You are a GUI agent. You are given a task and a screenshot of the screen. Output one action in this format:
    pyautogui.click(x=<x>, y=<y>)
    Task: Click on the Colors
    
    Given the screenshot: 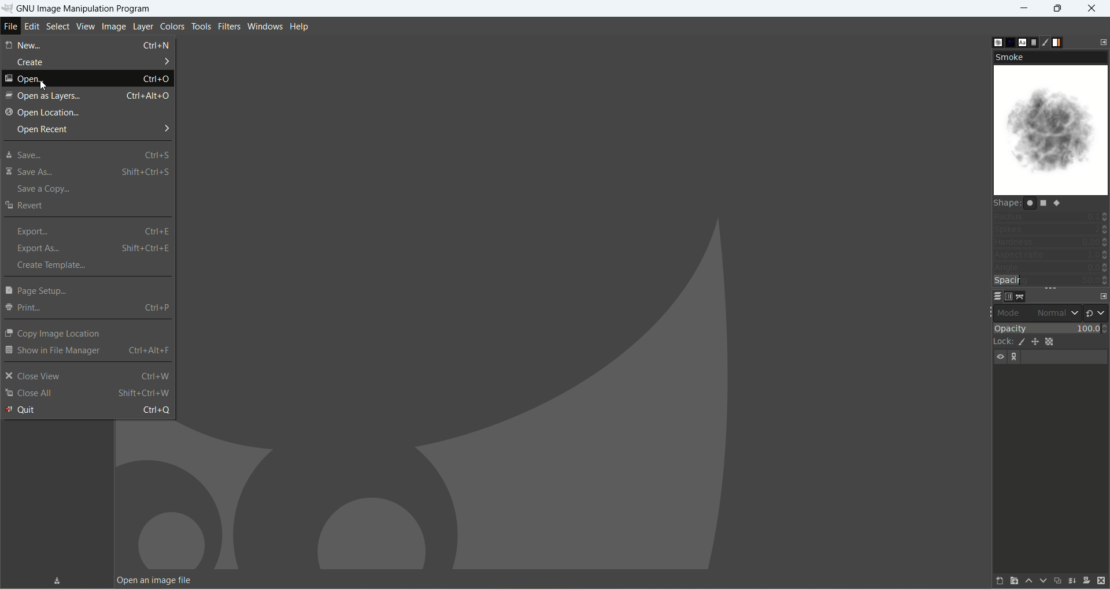 What is the action you would take?
    pyautogui.click(x=172, y=26)
    